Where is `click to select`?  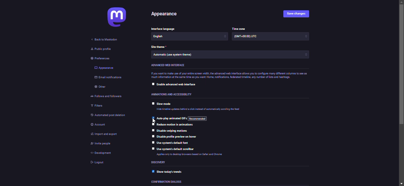
click to select is located at coordinates (152, 142).